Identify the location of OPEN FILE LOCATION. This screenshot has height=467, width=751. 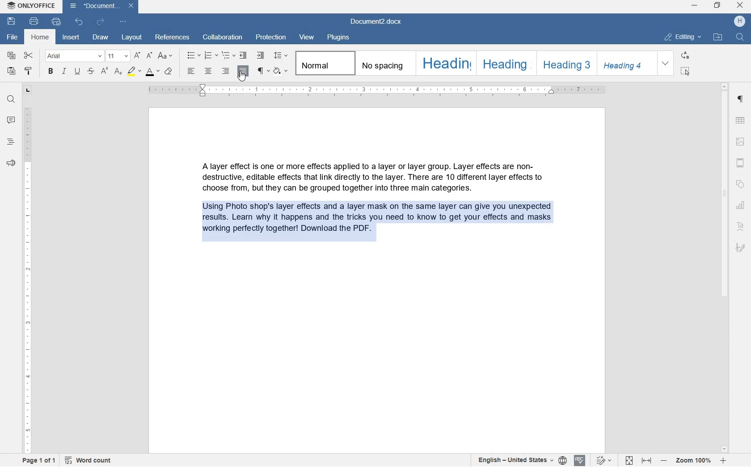
(718, 38).